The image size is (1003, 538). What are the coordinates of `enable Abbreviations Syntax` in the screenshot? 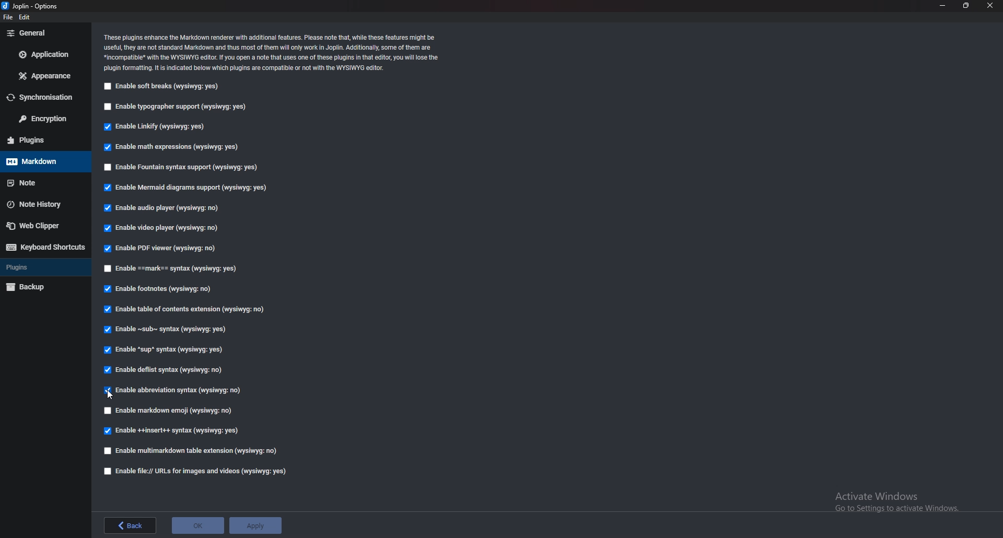 It's located at (175, 390).